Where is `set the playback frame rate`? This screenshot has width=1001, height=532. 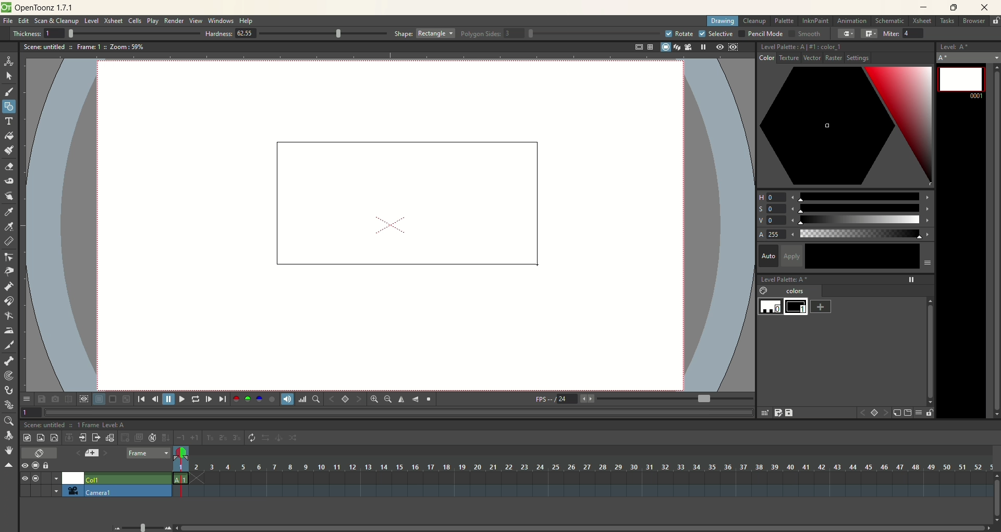 set the playback frame rate is located at coordinates (703, 399).